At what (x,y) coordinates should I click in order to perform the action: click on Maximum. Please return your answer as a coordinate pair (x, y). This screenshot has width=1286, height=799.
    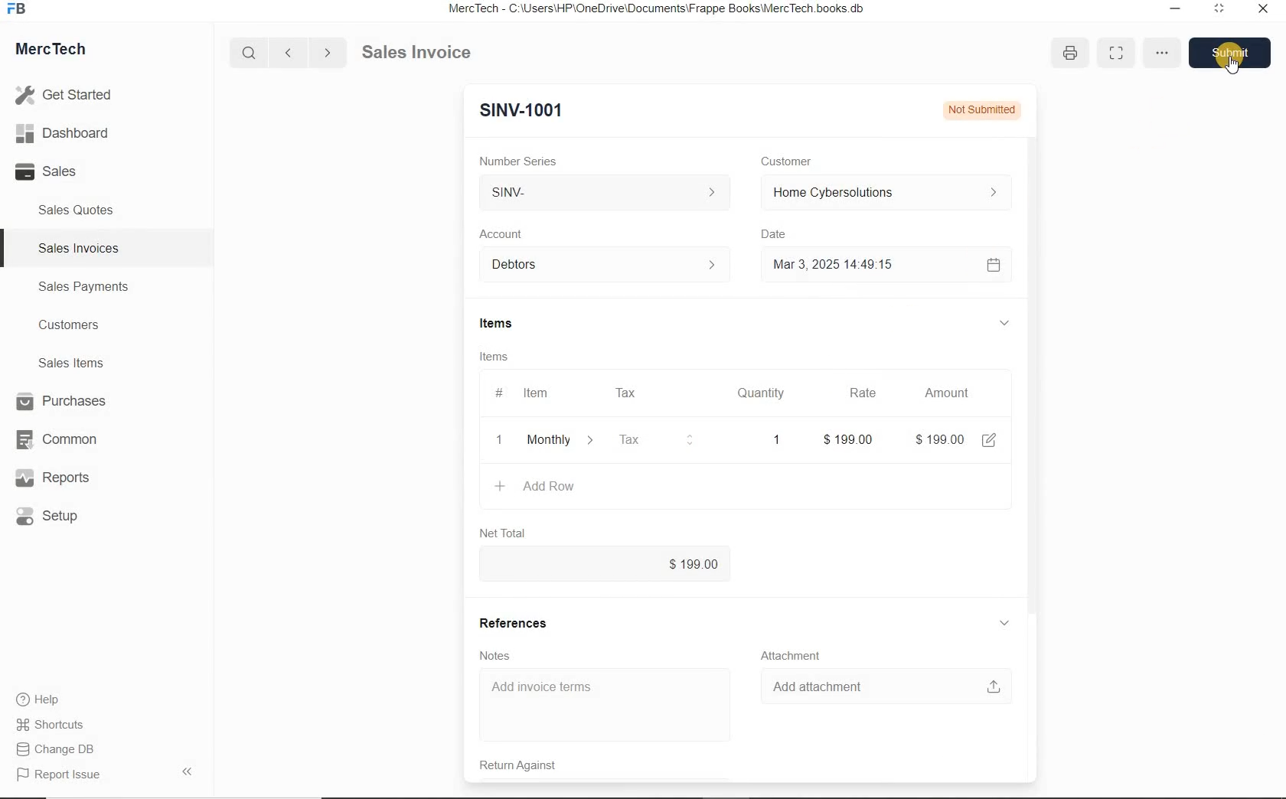
    Looking at the image, I should click on (1219, 11).